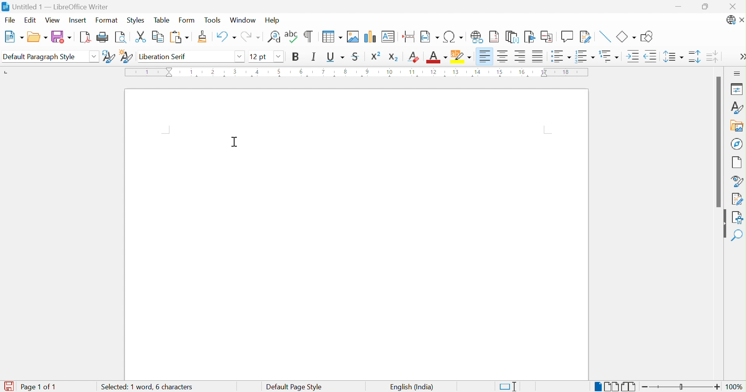  Describe the element at coordinates (292, 36) in the screenshot. I see `Check Spelling` at that location.